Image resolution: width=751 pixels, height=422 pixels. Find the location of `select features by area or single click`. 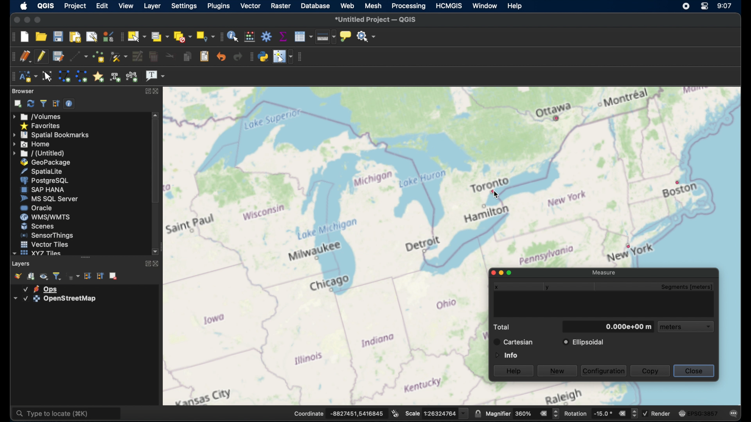

select features by area or single click is located at coordinates (138, 36).